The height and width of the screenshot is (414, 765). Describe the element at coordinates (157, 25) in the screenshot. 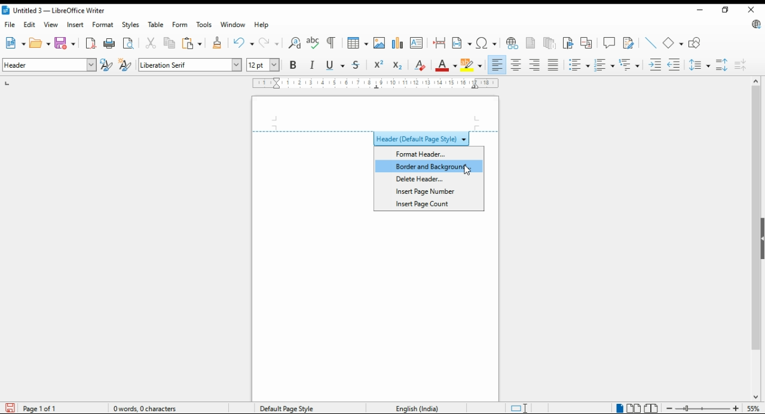

I see `table` at that location.